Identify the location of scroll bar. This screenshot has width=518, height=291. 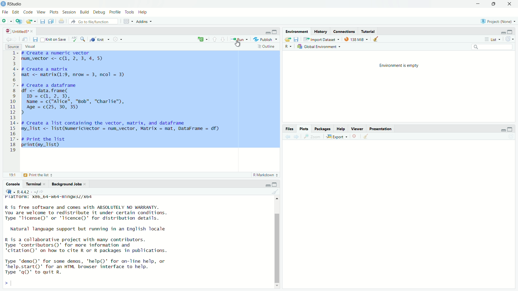
(276, 242).